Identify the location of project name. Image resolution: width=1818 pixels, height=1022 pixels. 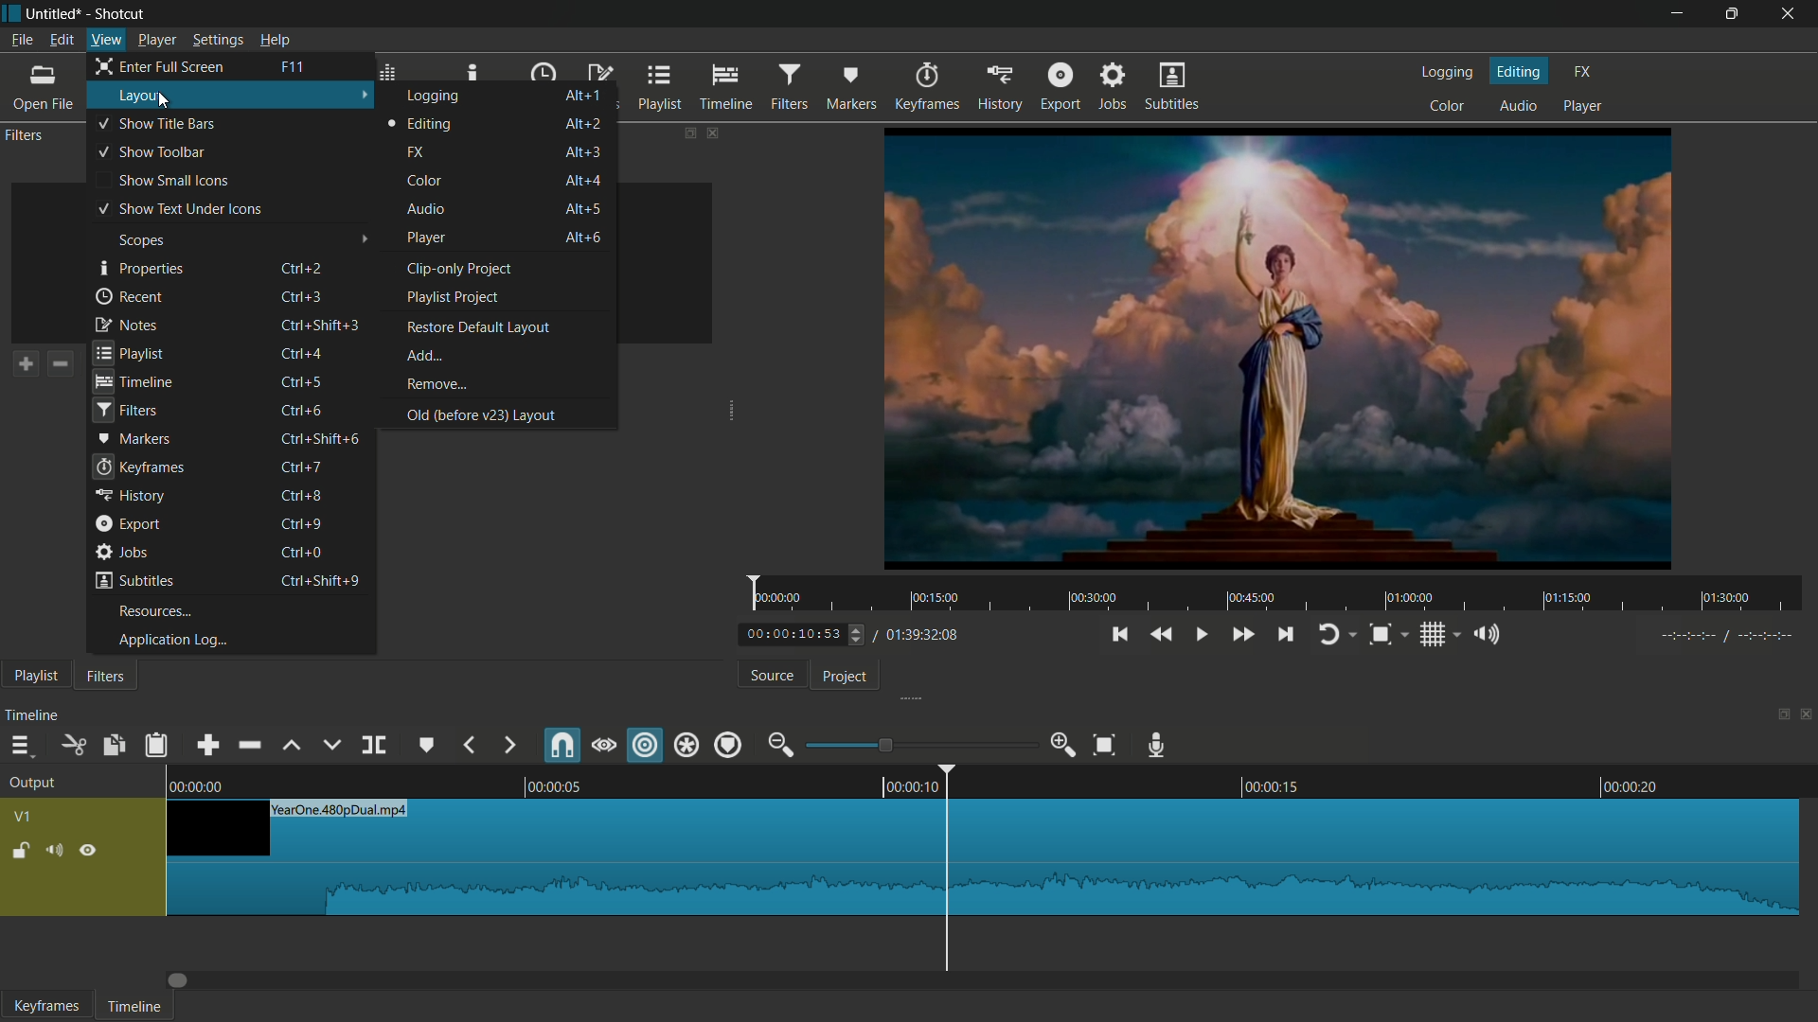
(56, 13).